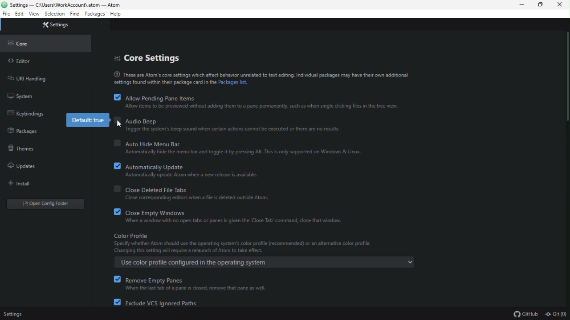  What do you see at coordinates (20, 43) in the screenshot?
I see `core` at bounding box center [20, 43].